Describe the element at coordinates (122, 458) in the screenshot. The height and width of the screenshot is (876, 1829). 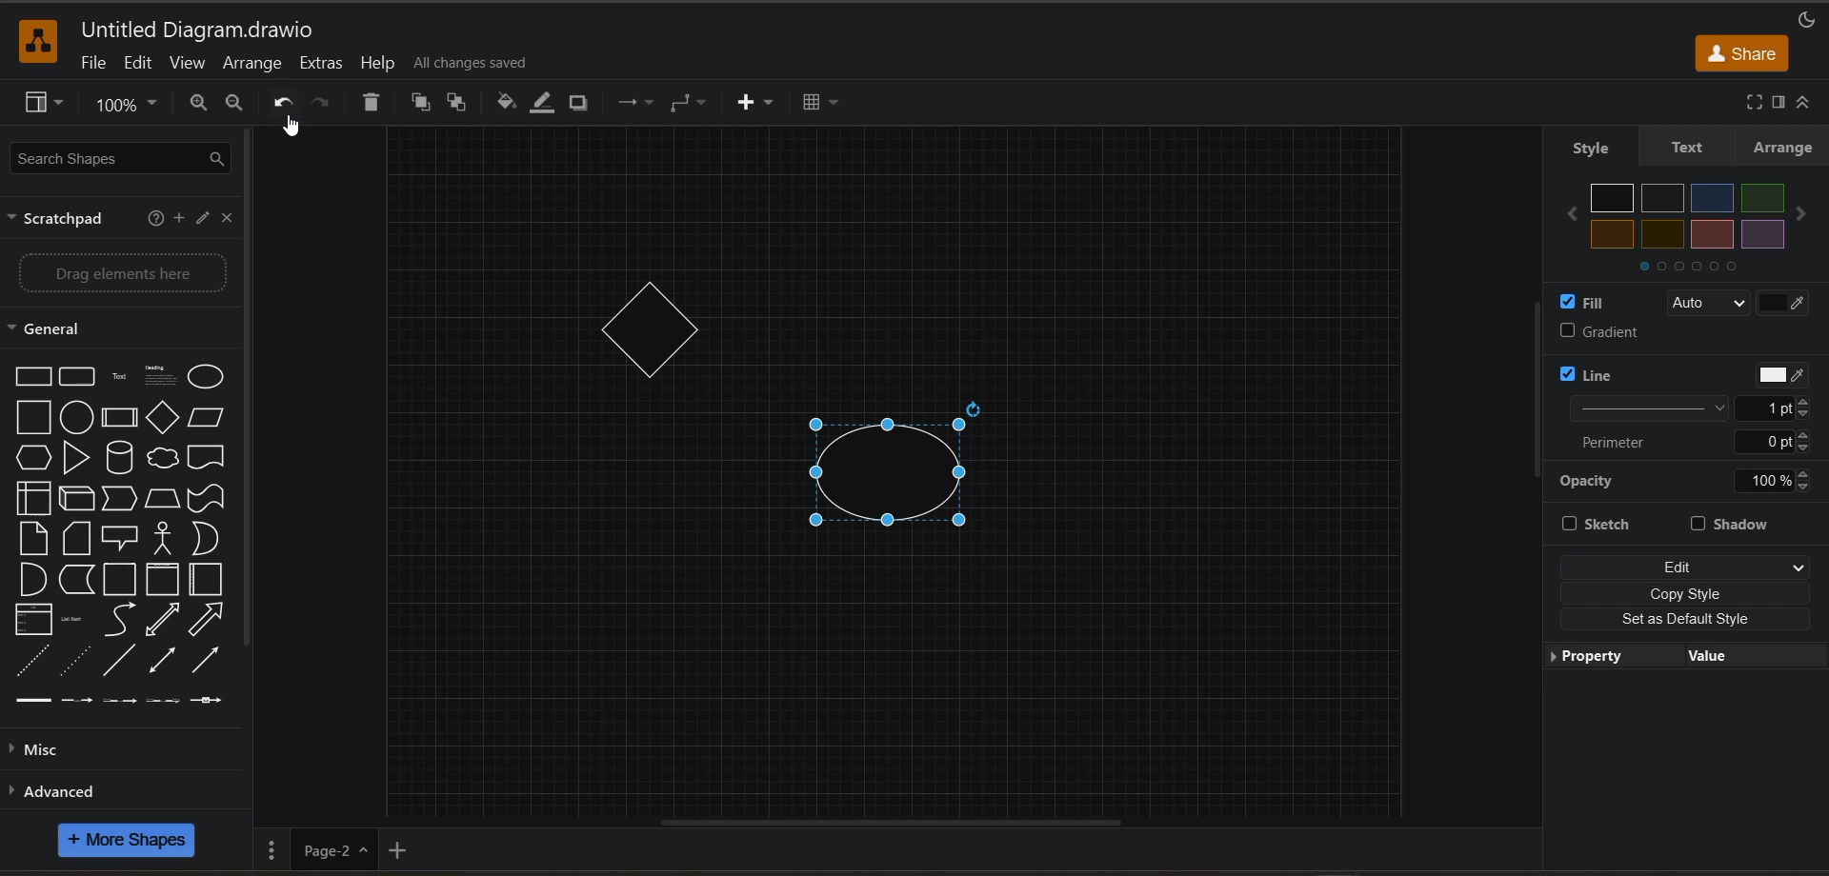
I see `Cylinder ` at that location.